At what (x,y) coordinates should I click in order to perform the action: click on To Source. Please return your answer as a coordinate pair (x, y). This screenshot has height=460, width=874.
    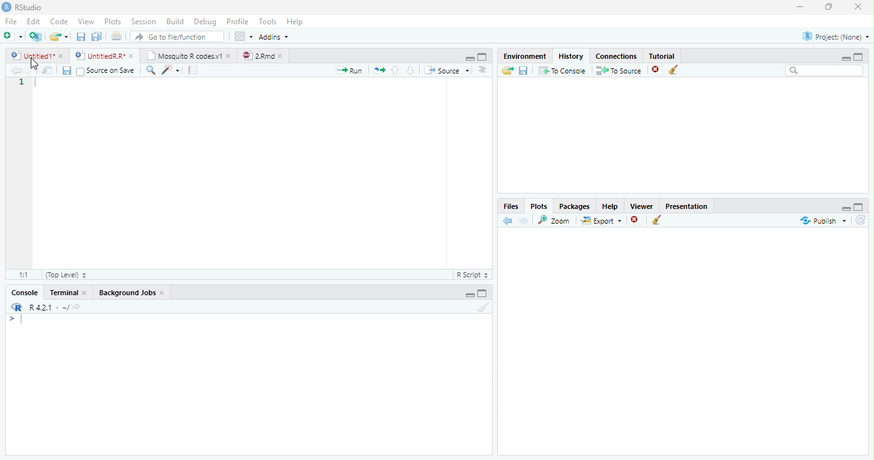
    Looking at the image, I should click on (619, 70).